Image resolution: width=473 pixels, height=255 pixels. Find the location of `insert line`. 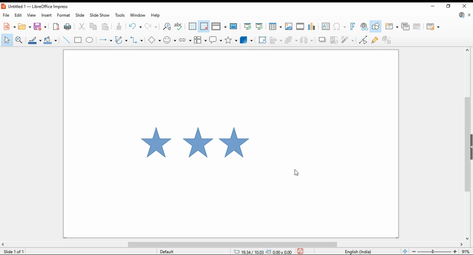

insert line is located at coordinates (66, 40).